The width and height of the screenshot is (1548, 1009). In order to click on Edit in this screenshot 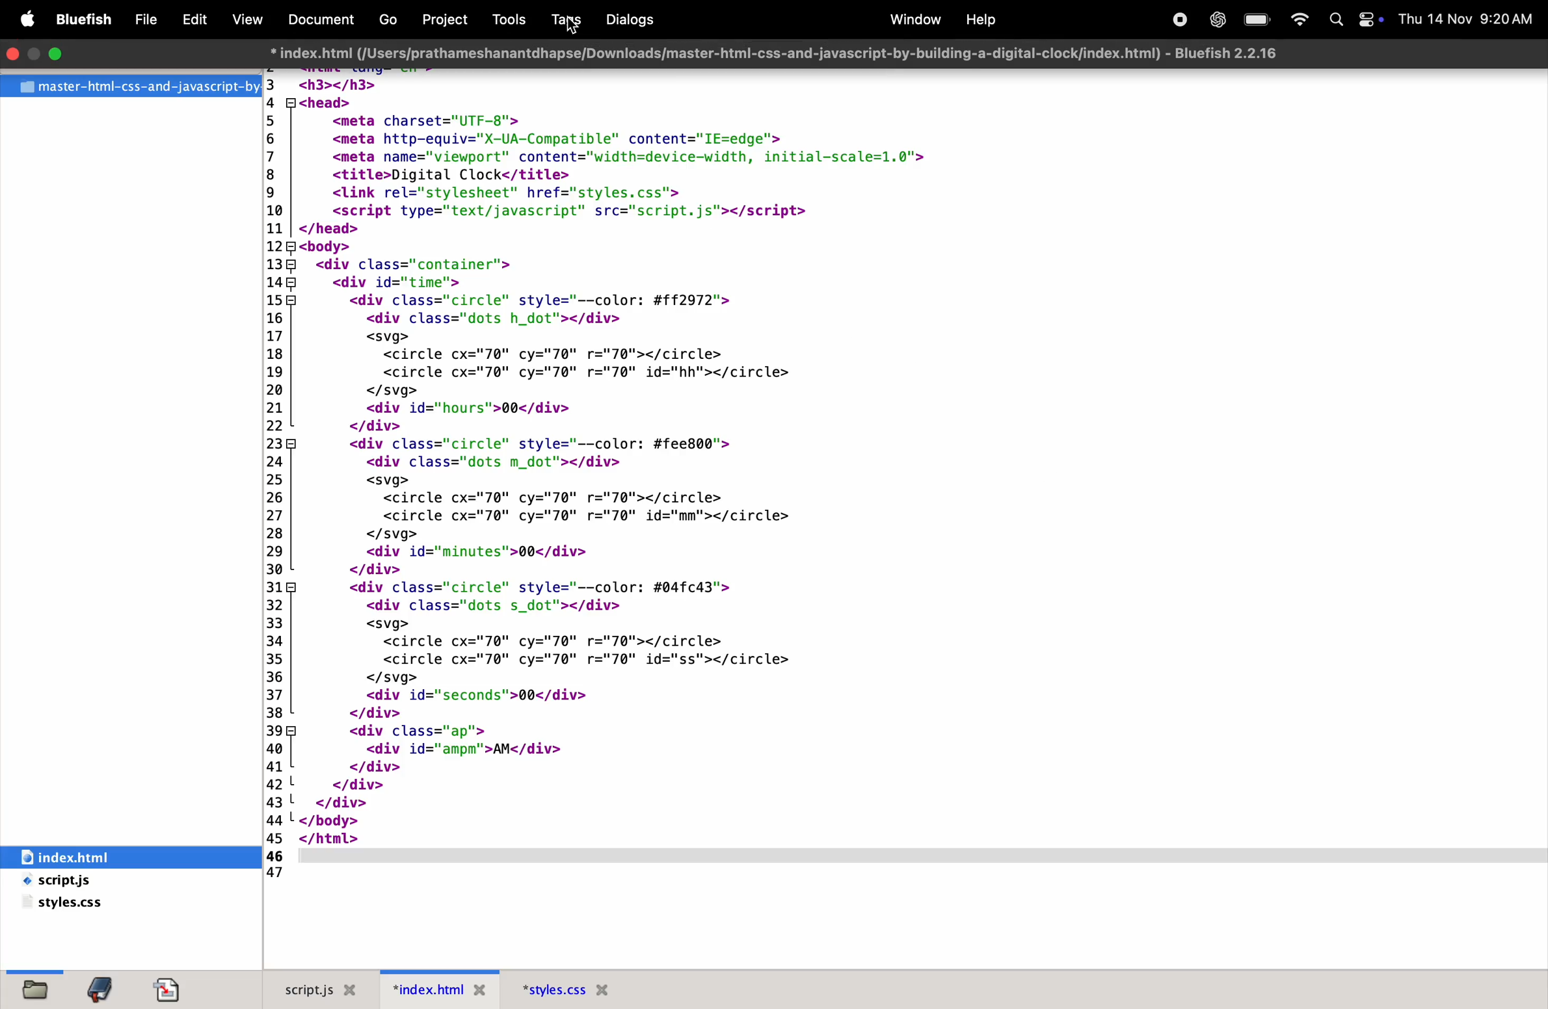, I will do `click(194, 21)`.